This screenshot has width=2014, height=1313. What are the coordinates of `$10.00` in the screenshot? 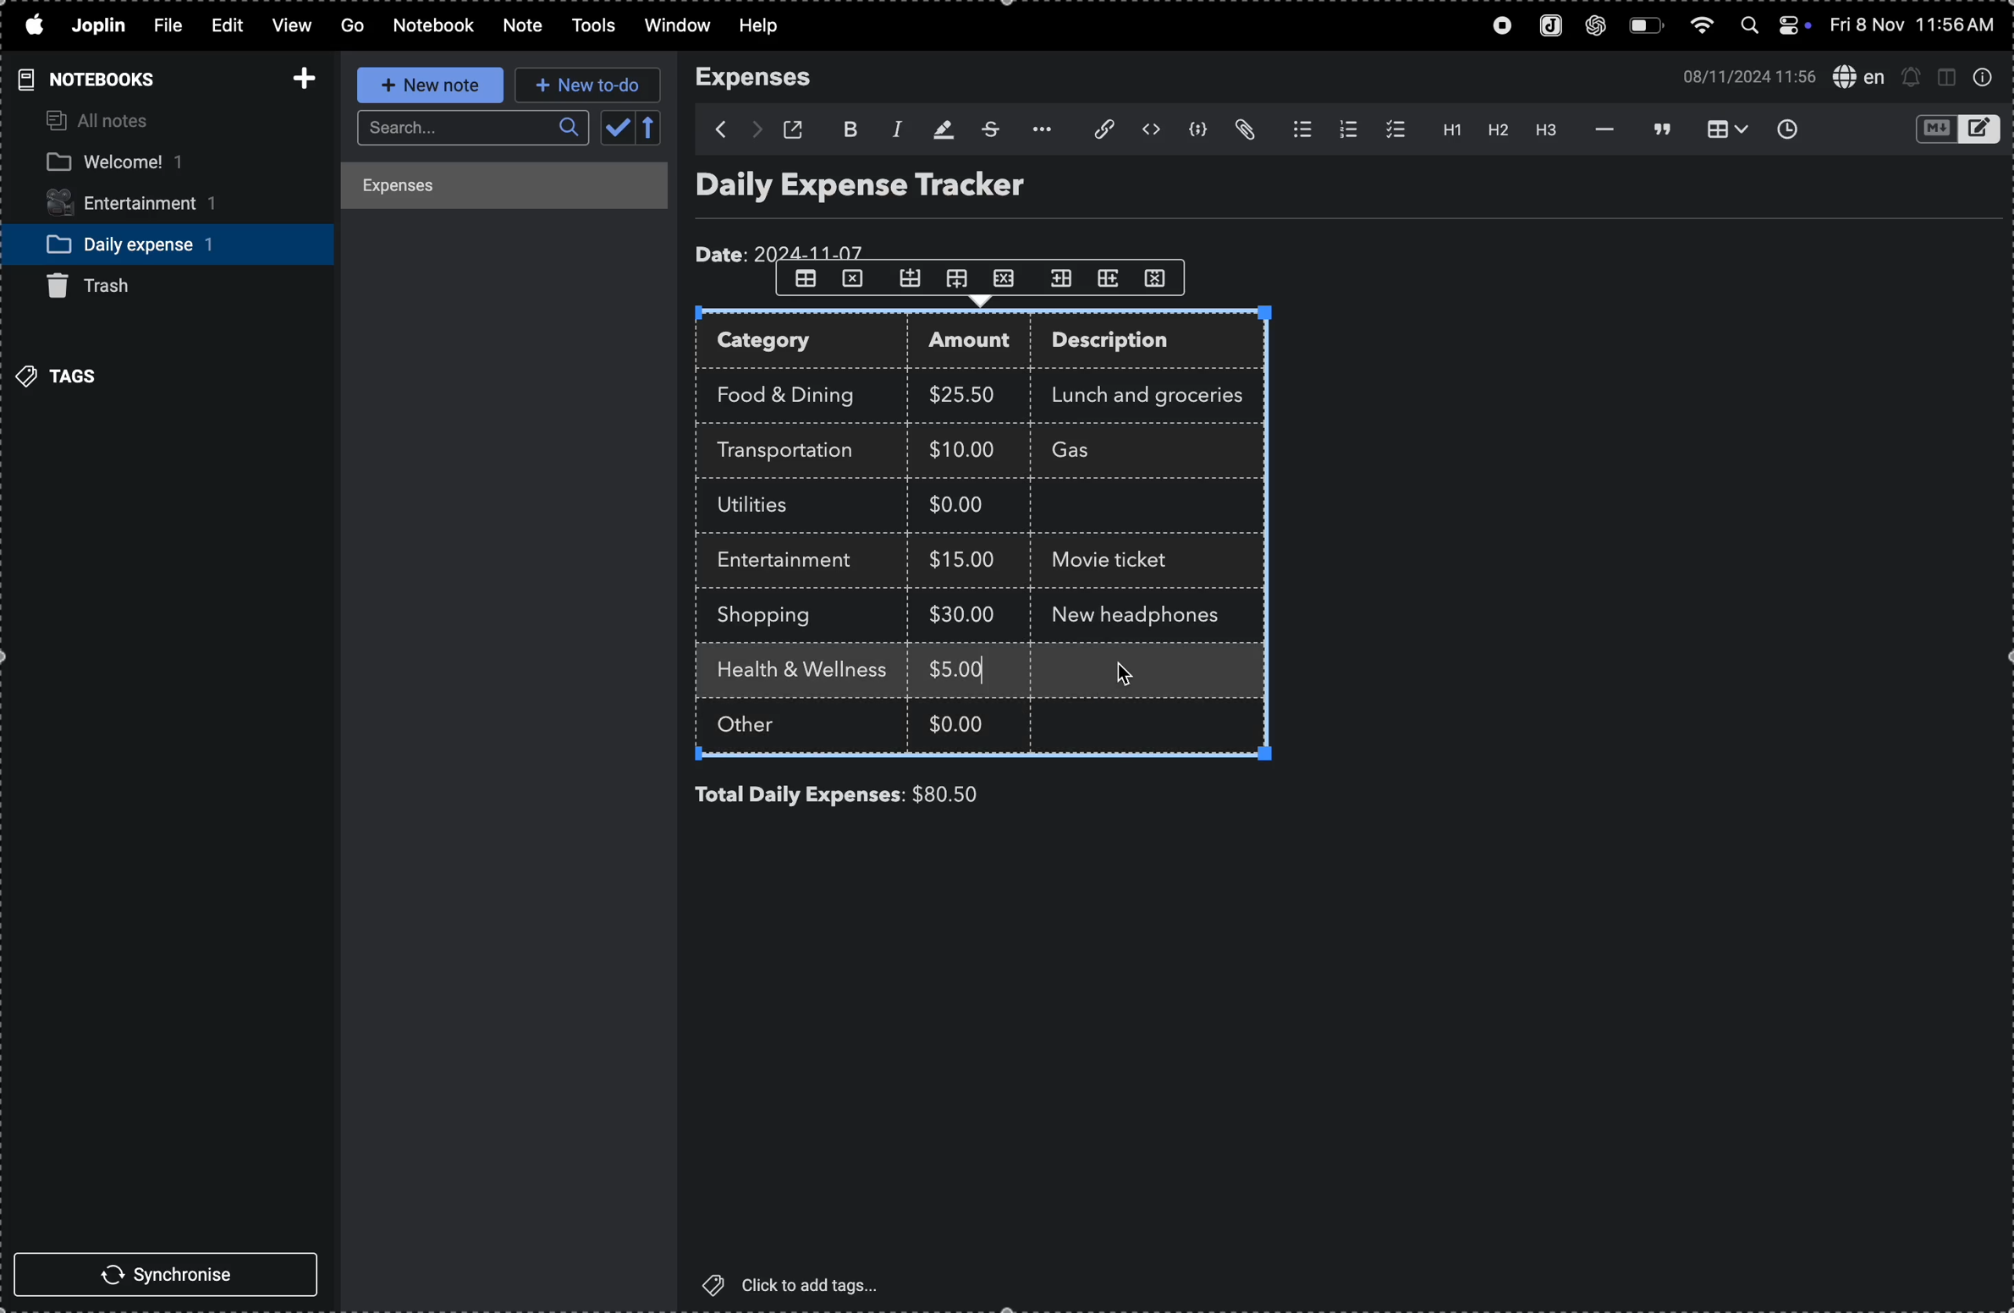 It's located at (962, 448).